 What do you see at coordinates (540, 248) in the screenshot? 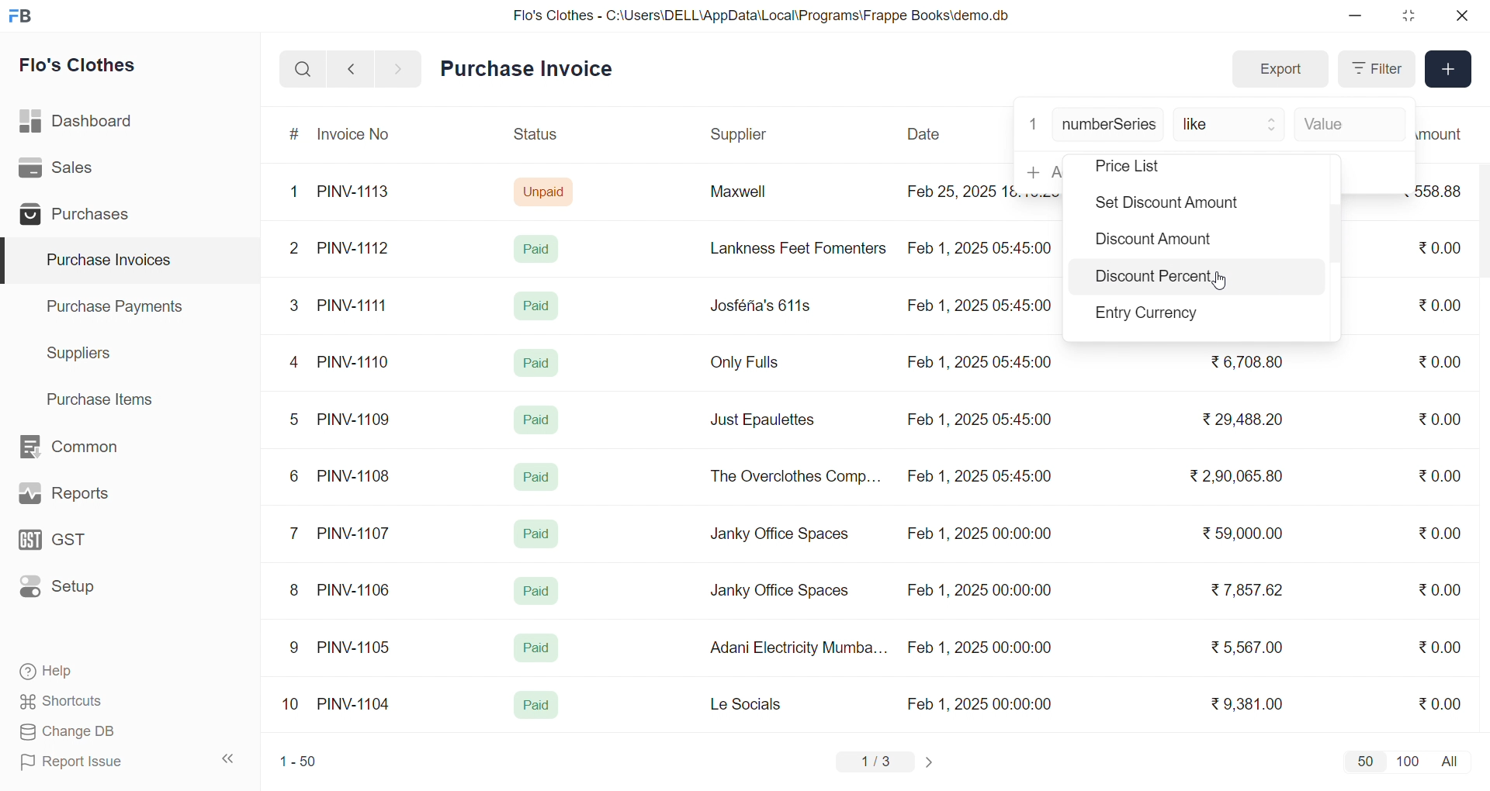
I see `Paid` at bounding box center [540, 248].